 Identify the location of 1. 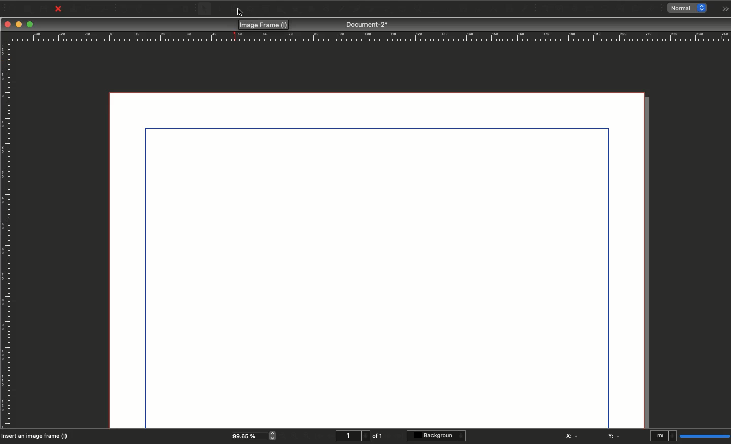
(351, 436).